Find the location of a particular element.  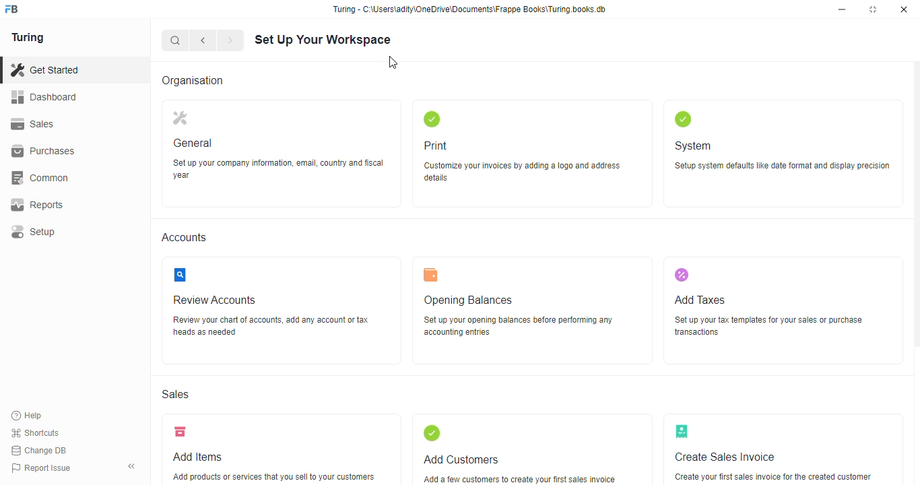

Turing - C-\Users\adity\OneDrive\Documents\Frappe Books\Turing.books.db is located at coordinates (470, 8).